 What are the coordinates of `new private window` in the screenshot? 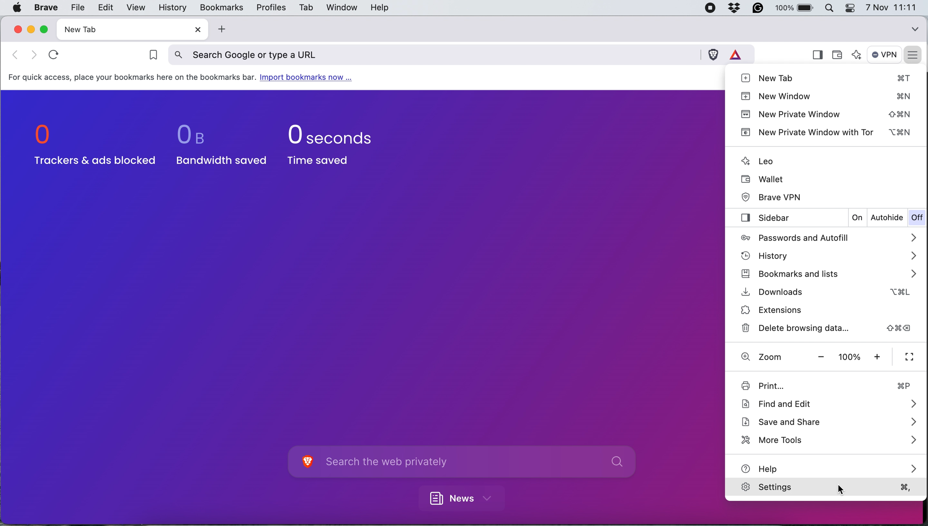 It's located at (827, 114).